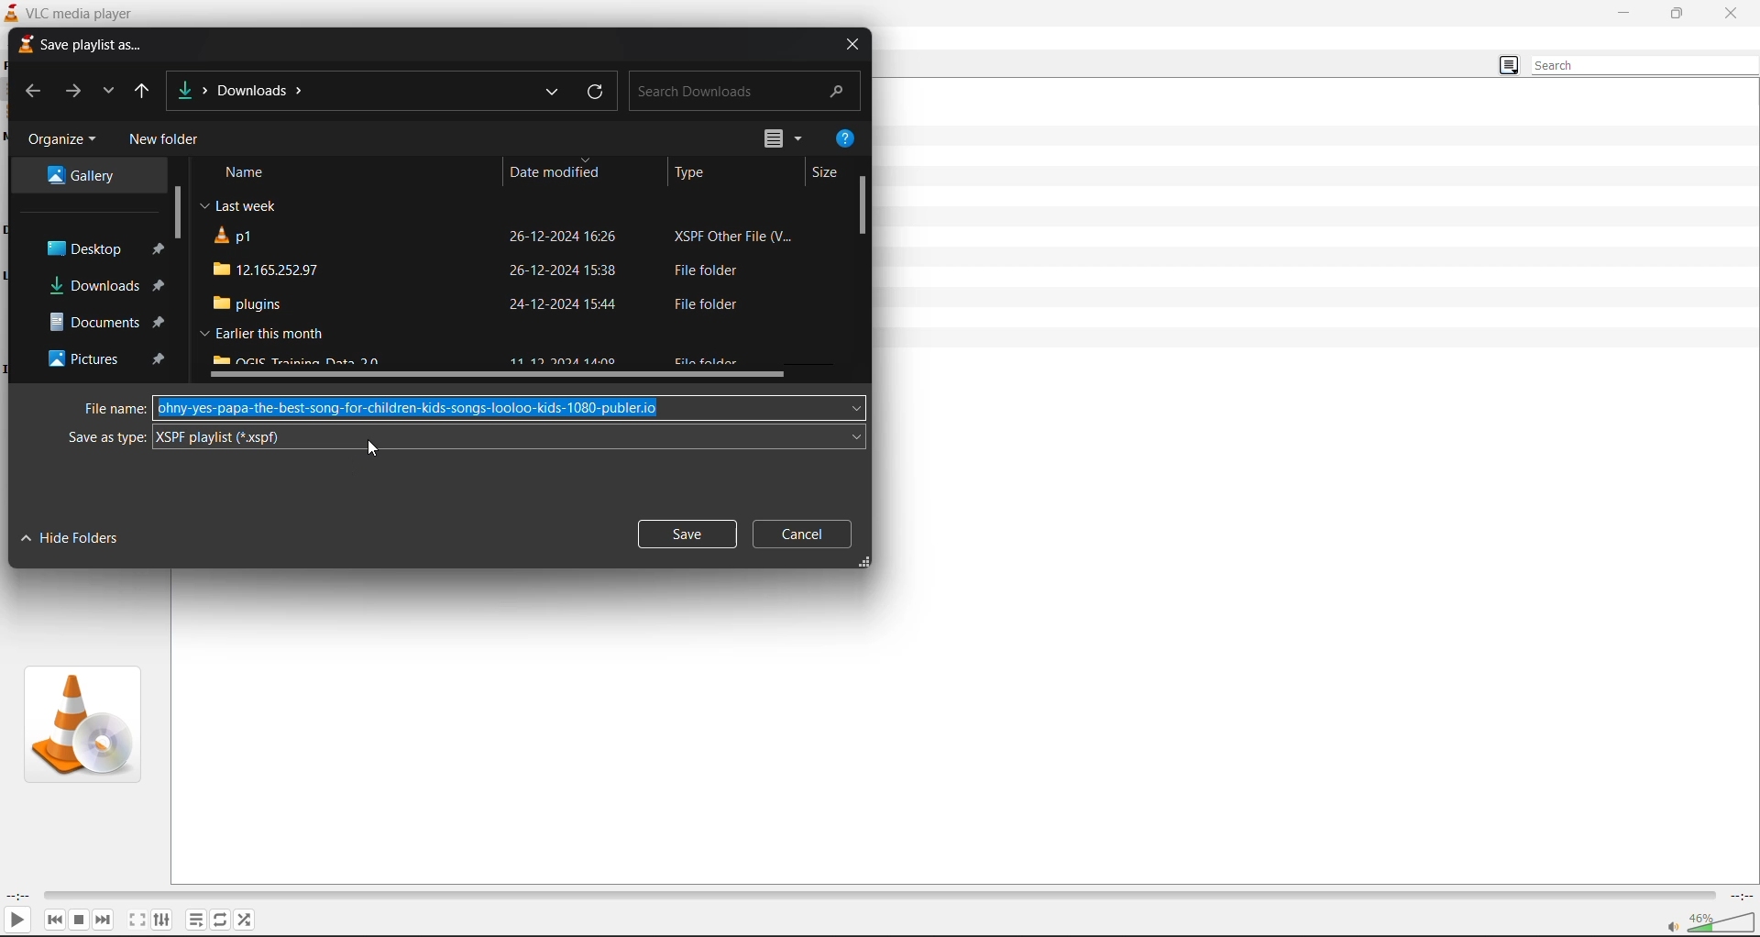 The height and width of the screenshot is (937, 1760). I want to click on save a s type, so click(104, 438).